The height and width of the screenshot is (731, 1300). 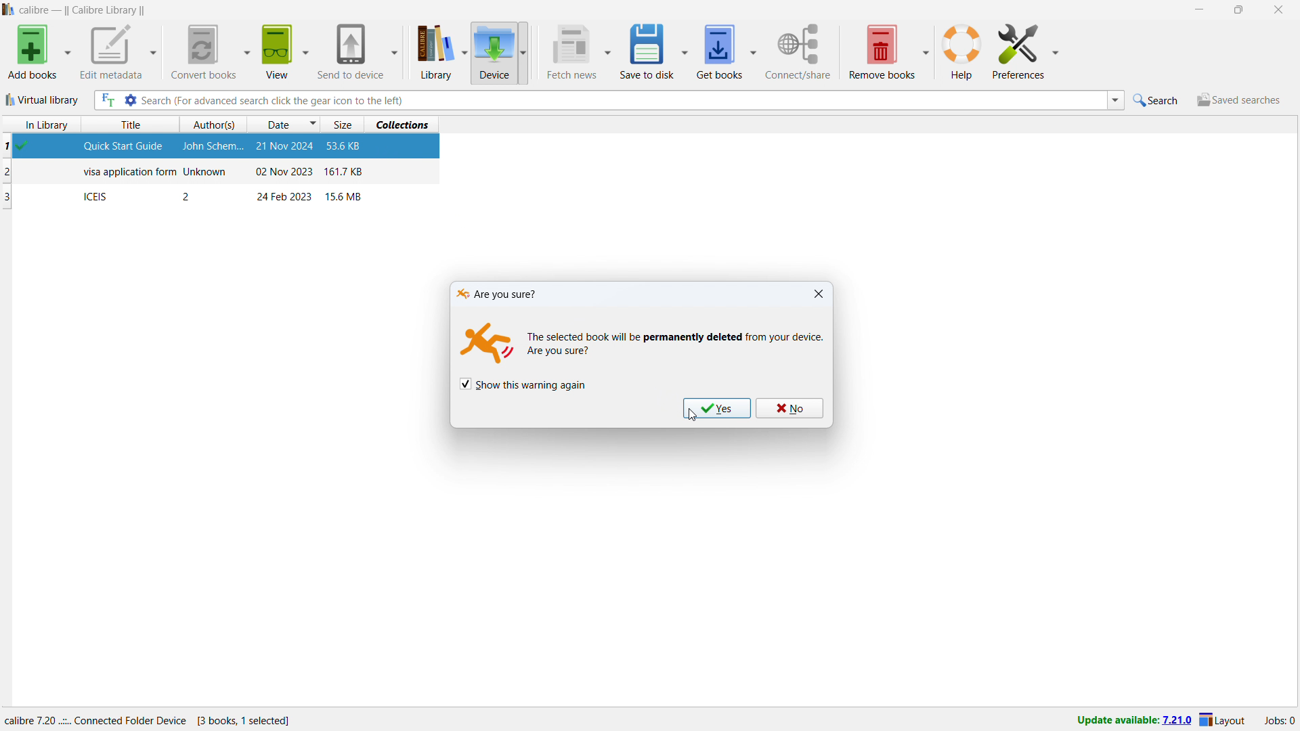 What do you see at coordinates (1054, 49) in the screenshot?
I see `preferences options` at bounding box center [1054, 49].